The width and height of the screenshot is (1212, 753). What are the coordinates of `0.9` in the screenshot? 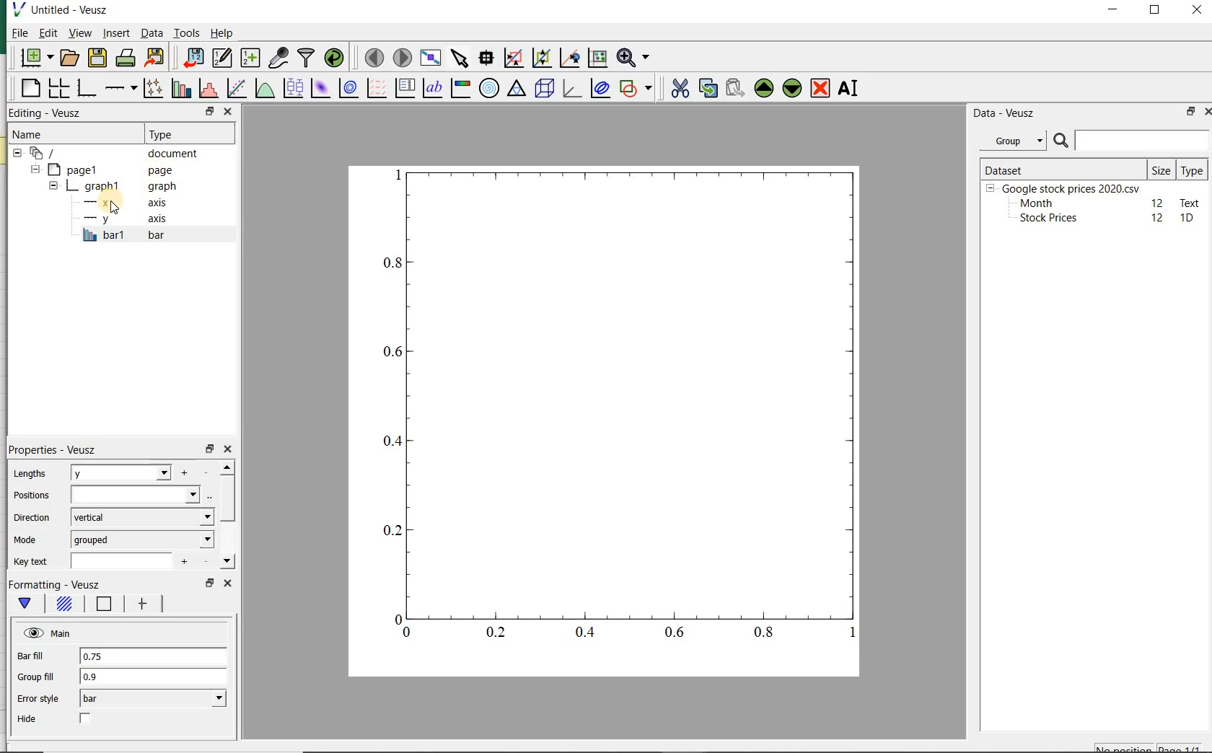 It's located at (151, 679).